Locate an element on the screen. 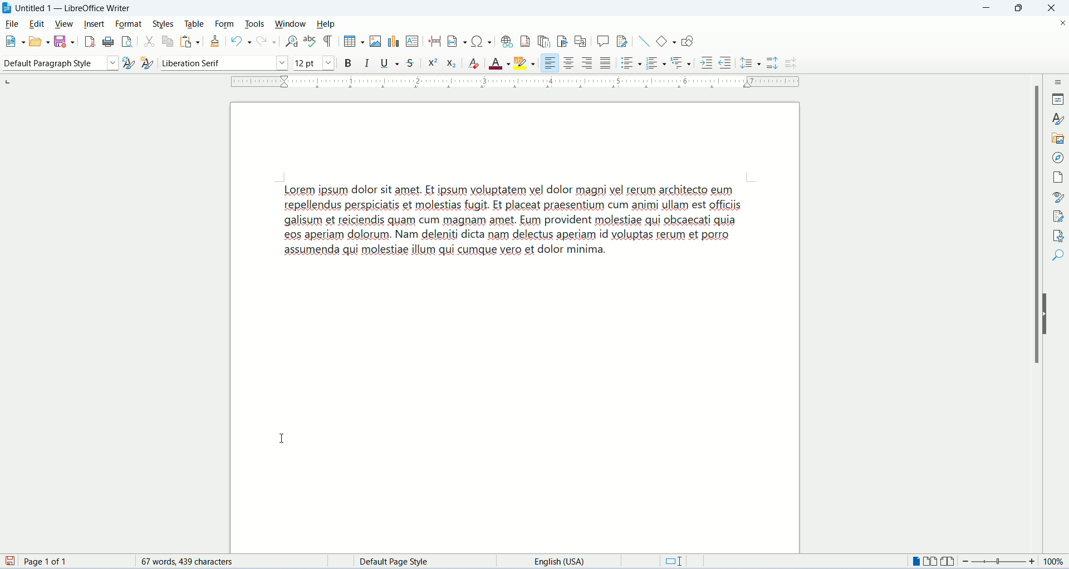 The height and width of the screenshot is (569, 1069). default page style is located at coordinates (398, 561).